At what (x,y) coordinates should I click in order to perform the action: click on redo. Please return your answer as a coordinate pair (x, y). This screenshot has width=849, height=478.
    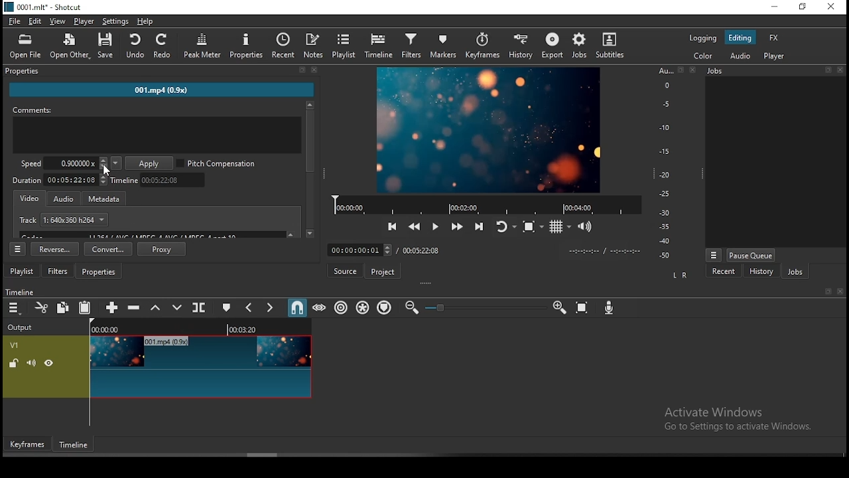
    Looking at the image, I should click on (164, 46).